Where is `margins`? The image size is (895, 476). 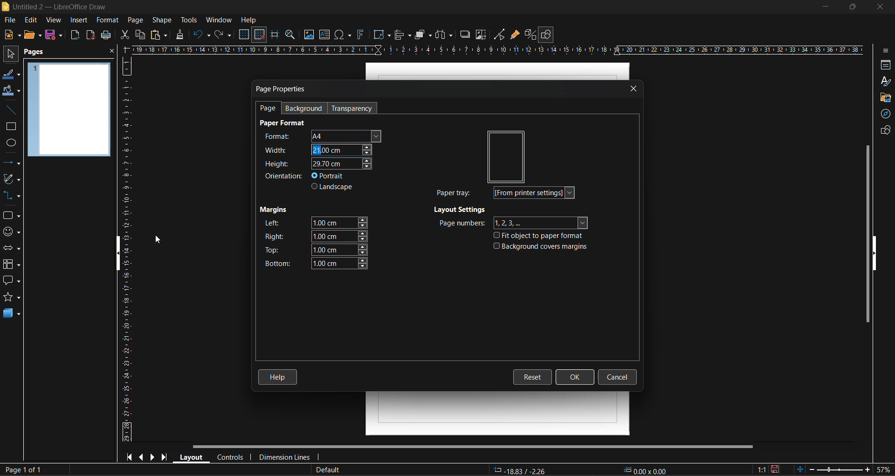 margins is located at coordinates (275, 211).